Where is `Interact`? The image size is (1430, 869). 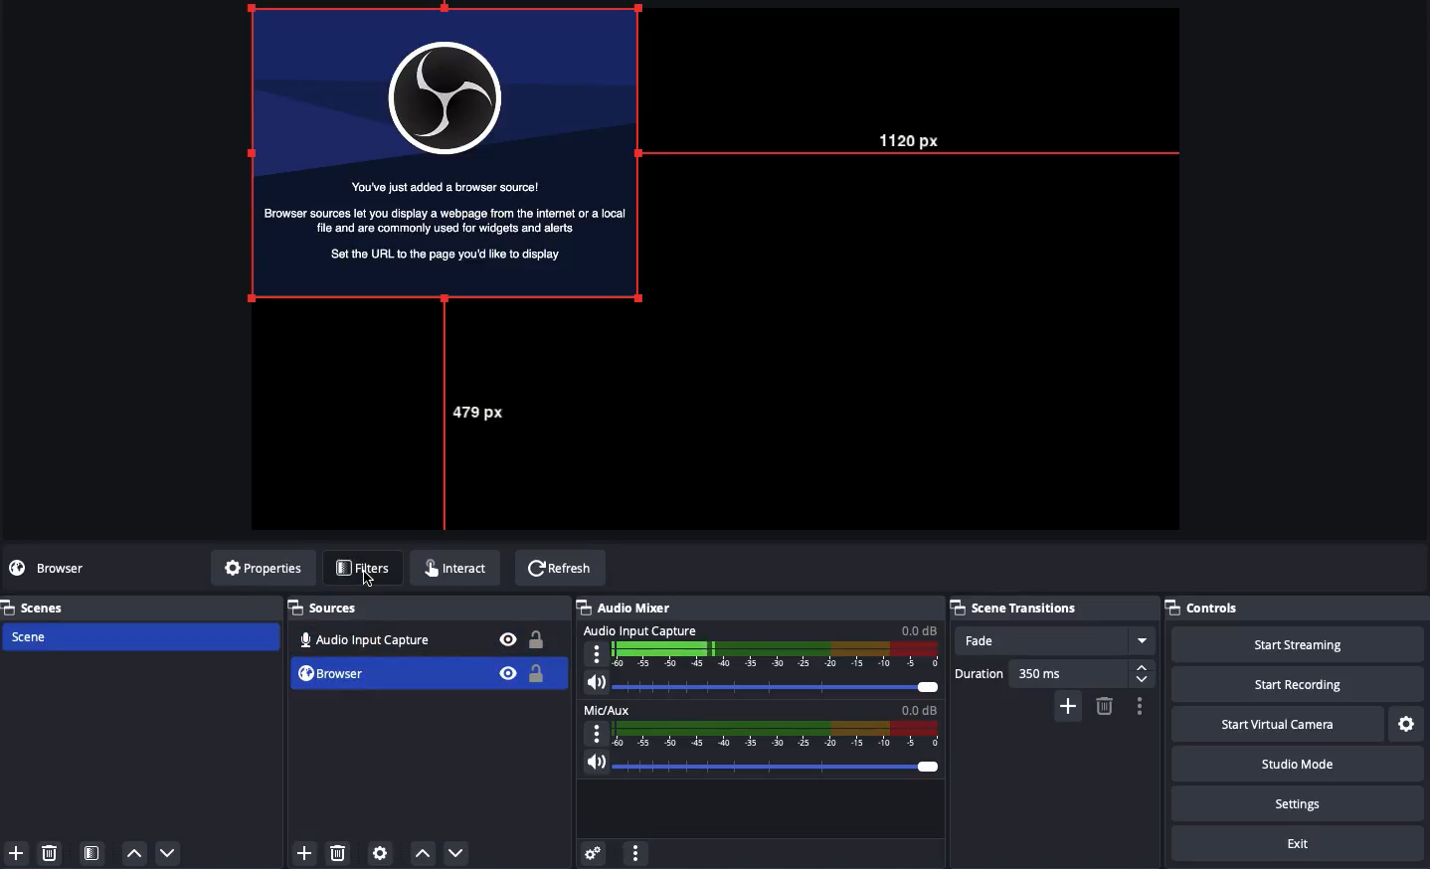
Interact is located at coordinates (462, 571).